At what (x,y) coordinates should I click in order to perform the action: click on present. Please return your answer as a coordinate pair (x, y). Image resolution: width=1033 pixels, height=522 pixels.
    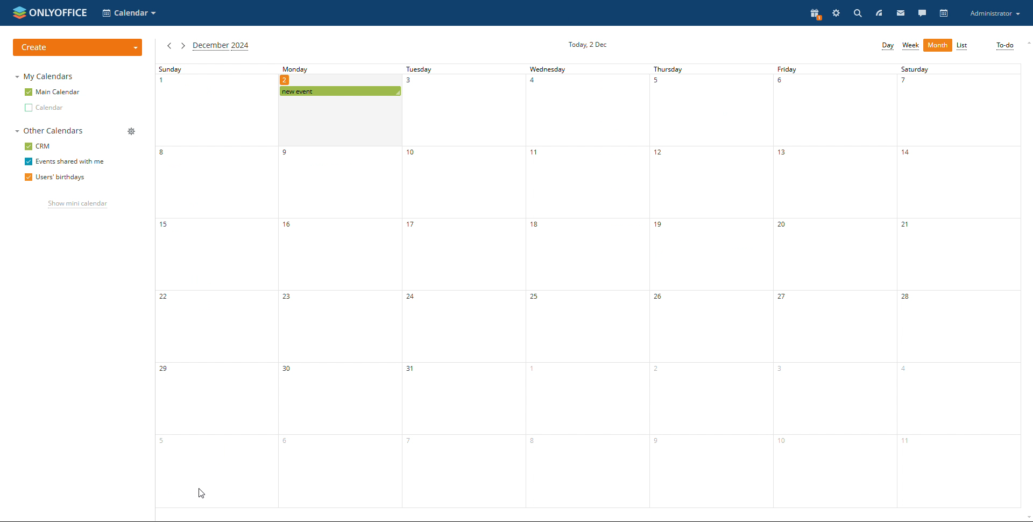
    Looking at the image, I should click on (815, 14).